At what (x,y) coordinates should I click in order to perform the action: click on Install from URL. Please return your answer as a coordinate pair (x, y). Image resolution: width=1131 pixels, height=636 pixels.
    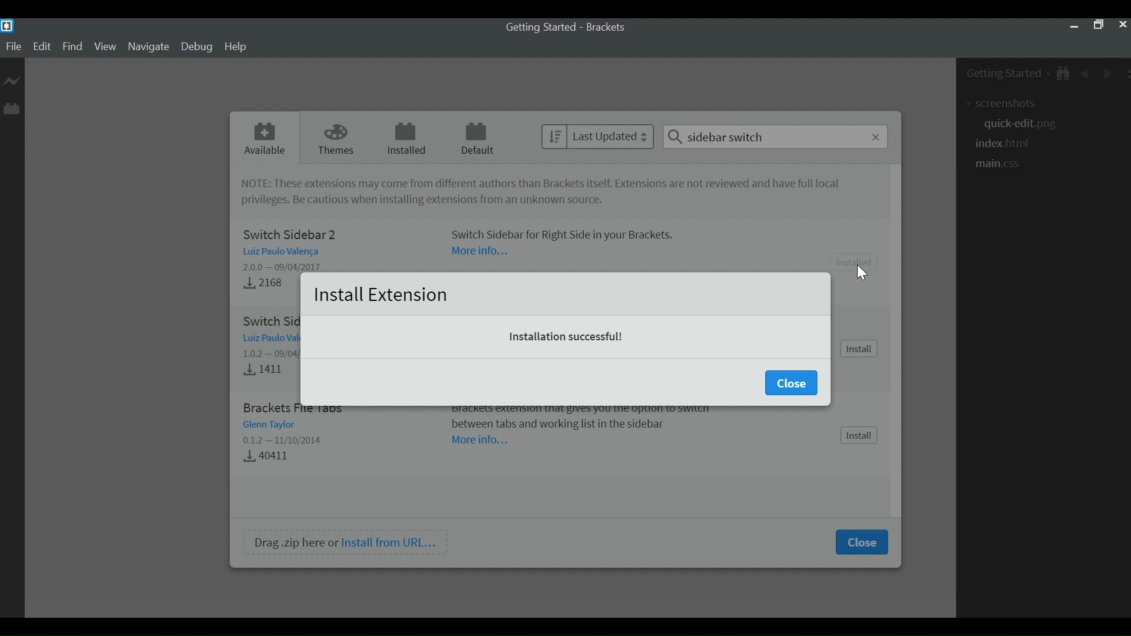
    Looking at the image, I should click on (391, 542).